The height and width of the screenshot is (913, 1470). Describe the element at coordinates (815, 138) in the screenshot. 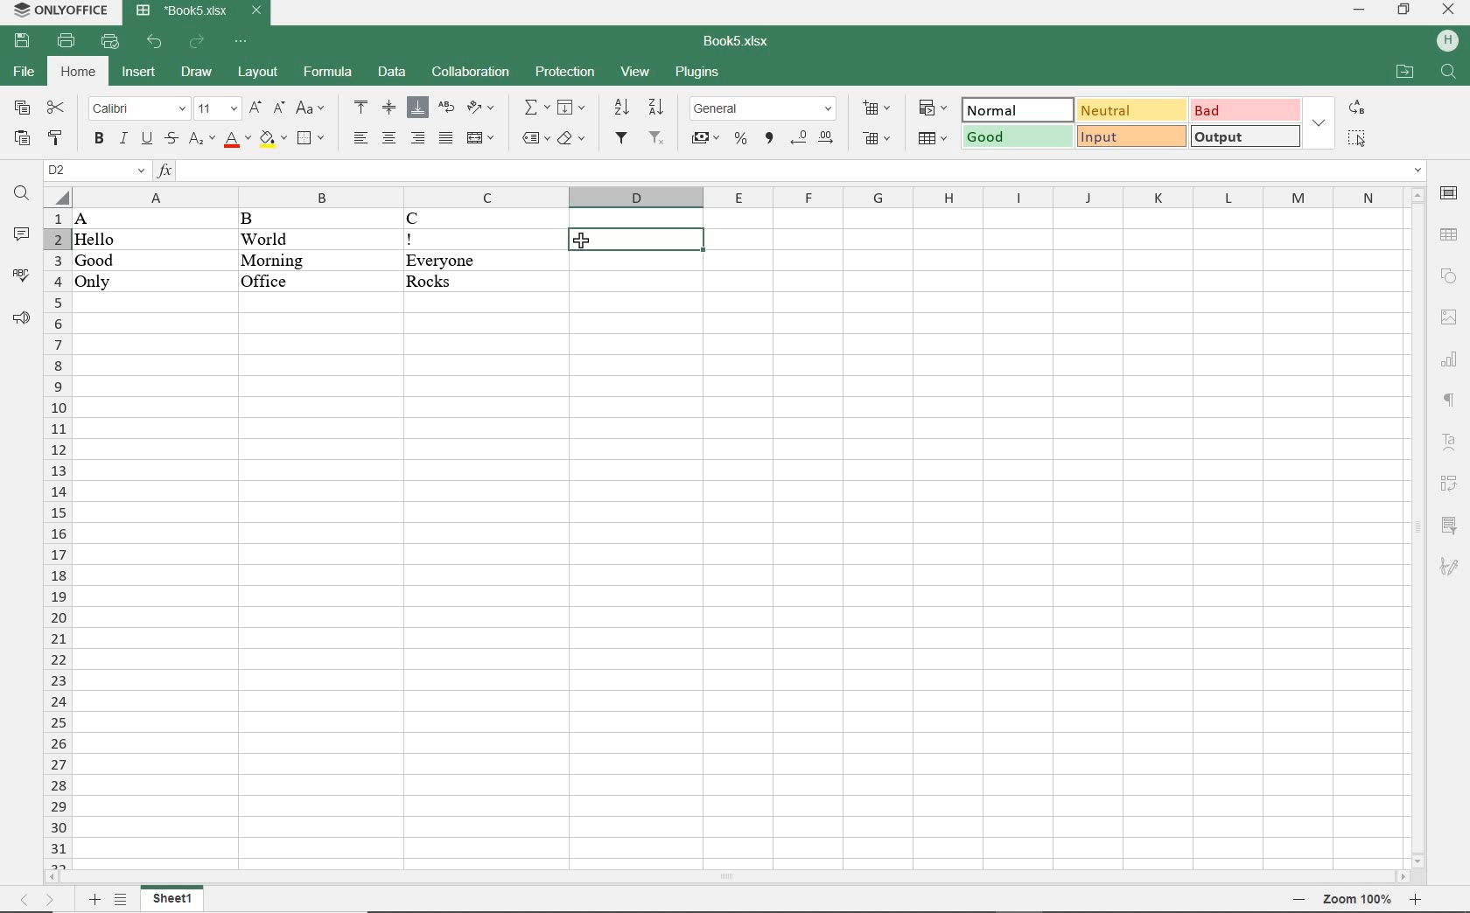

I see `change decimal` at that location.